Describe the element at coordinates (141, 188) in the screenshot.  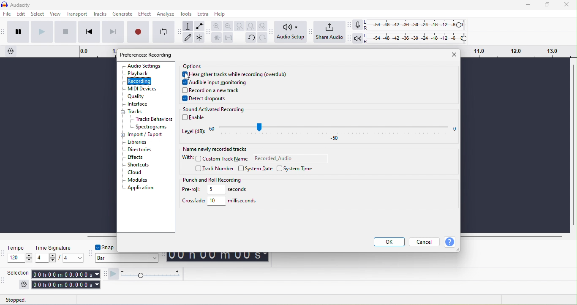
I see `application` at that location.